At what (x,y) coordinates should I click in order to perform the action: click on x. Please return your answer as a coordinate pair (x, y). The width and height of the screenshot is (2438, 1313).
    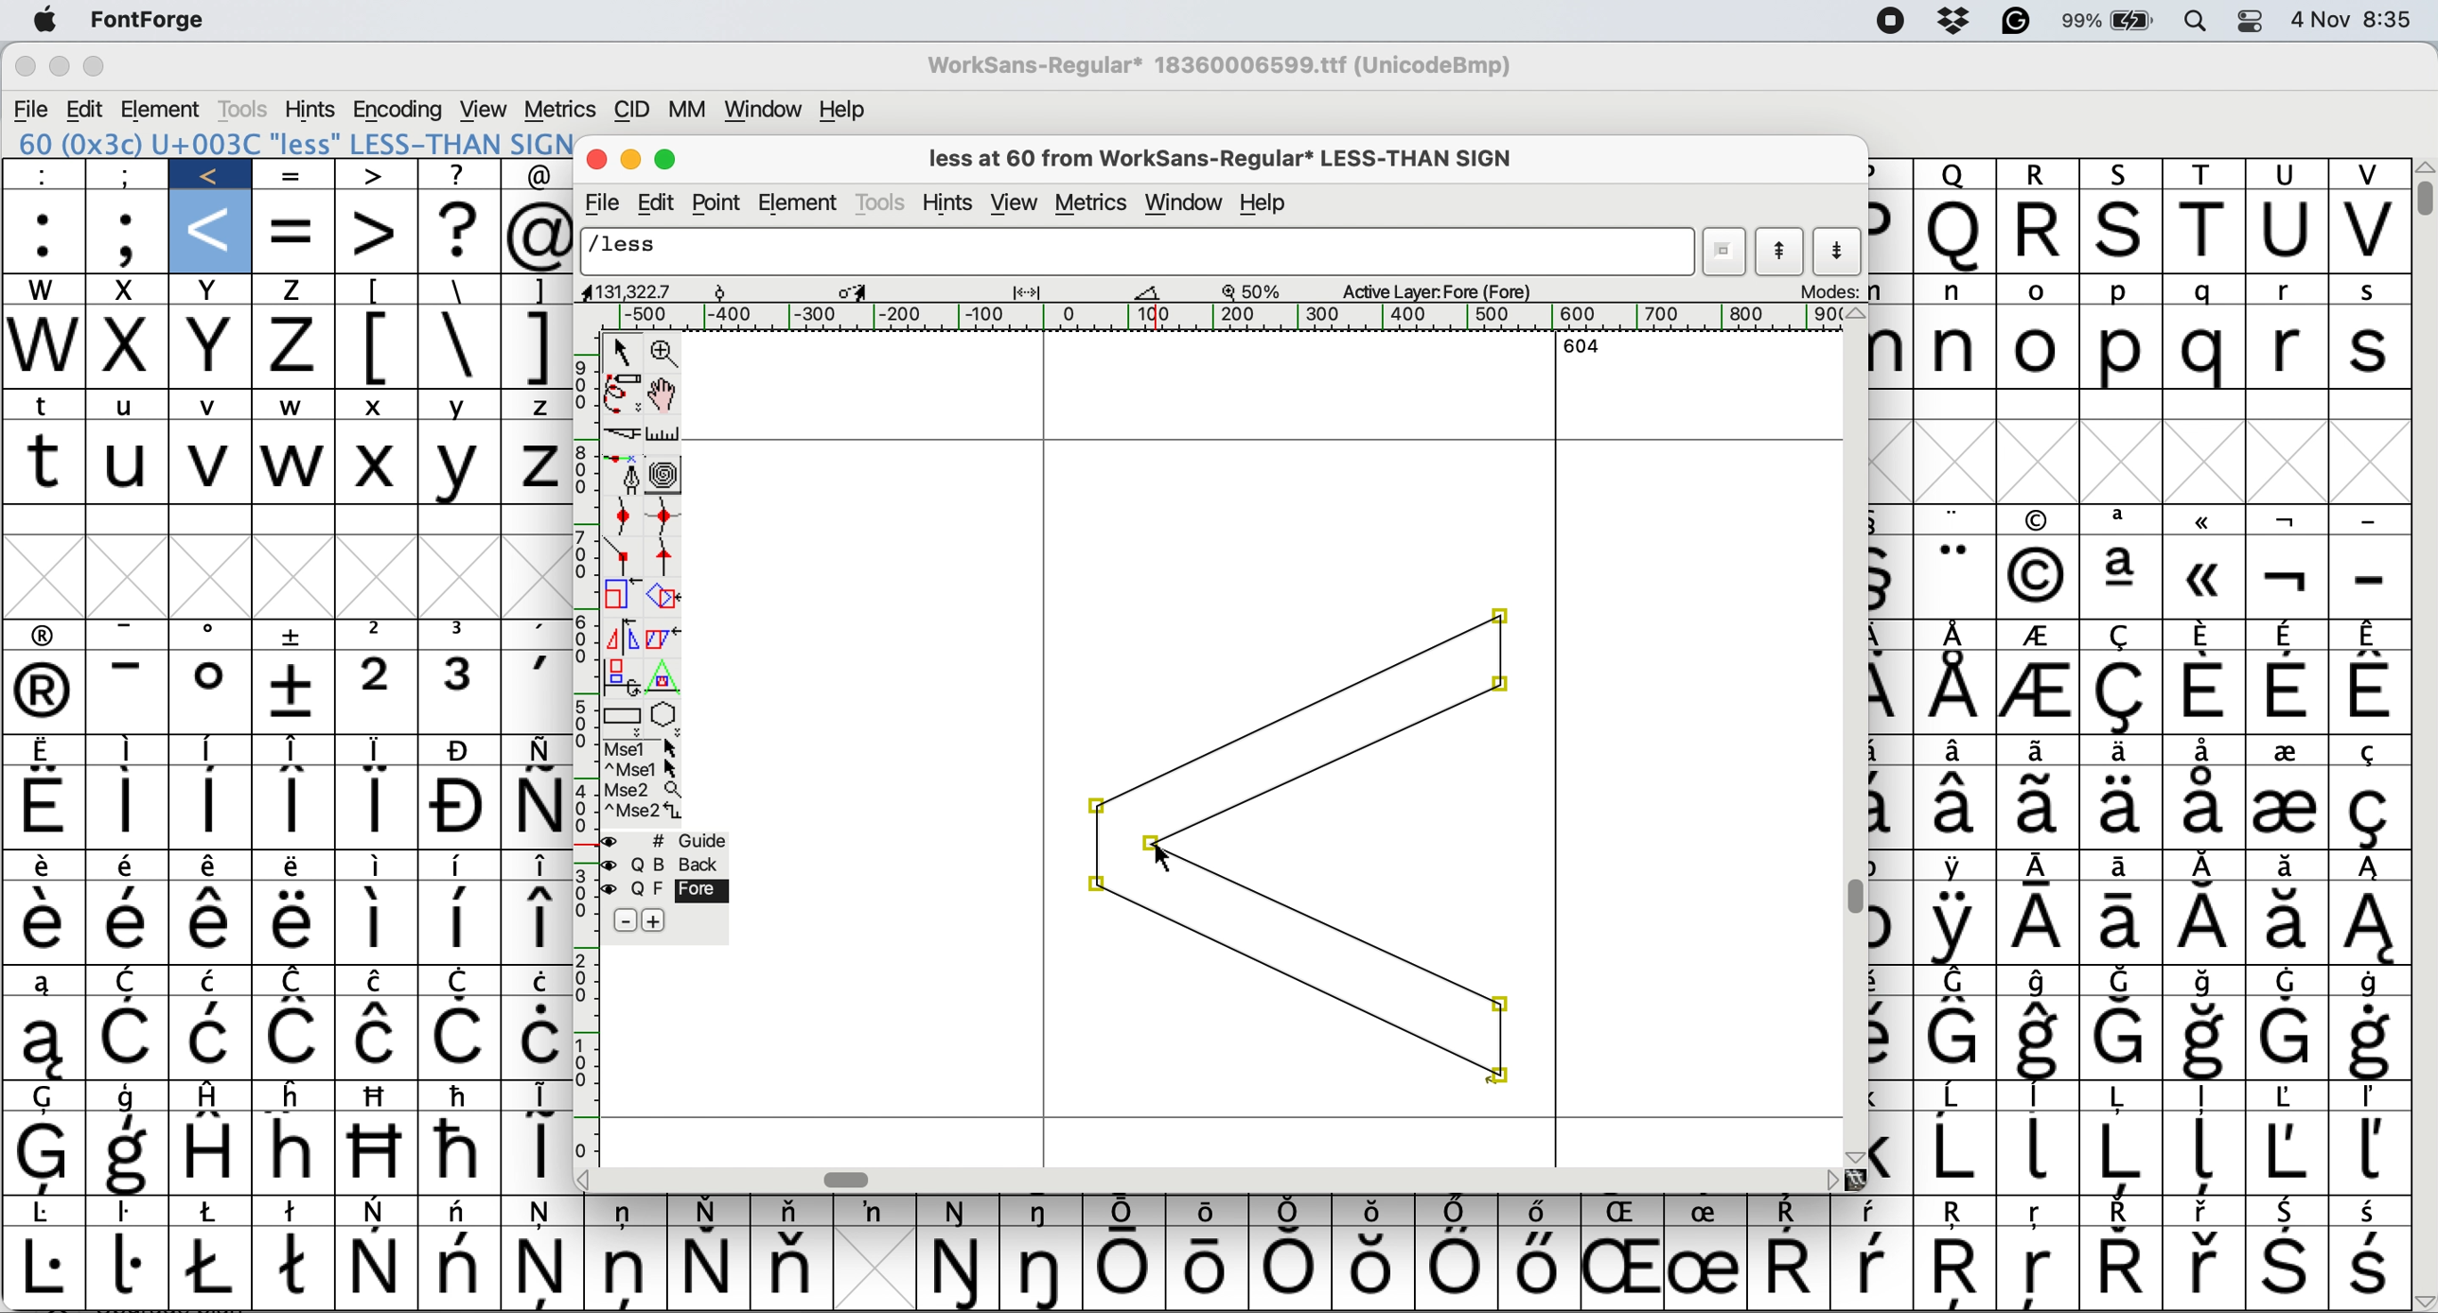
    Looking at the image, I should click on (130, 347).